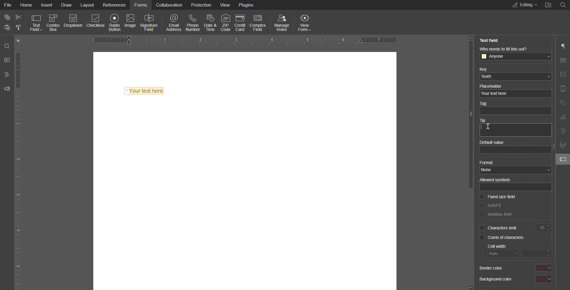  What do you see at coordinates (259, 22) in the screenshot?
I see `Complex Field` at bounding box center [259, 22].